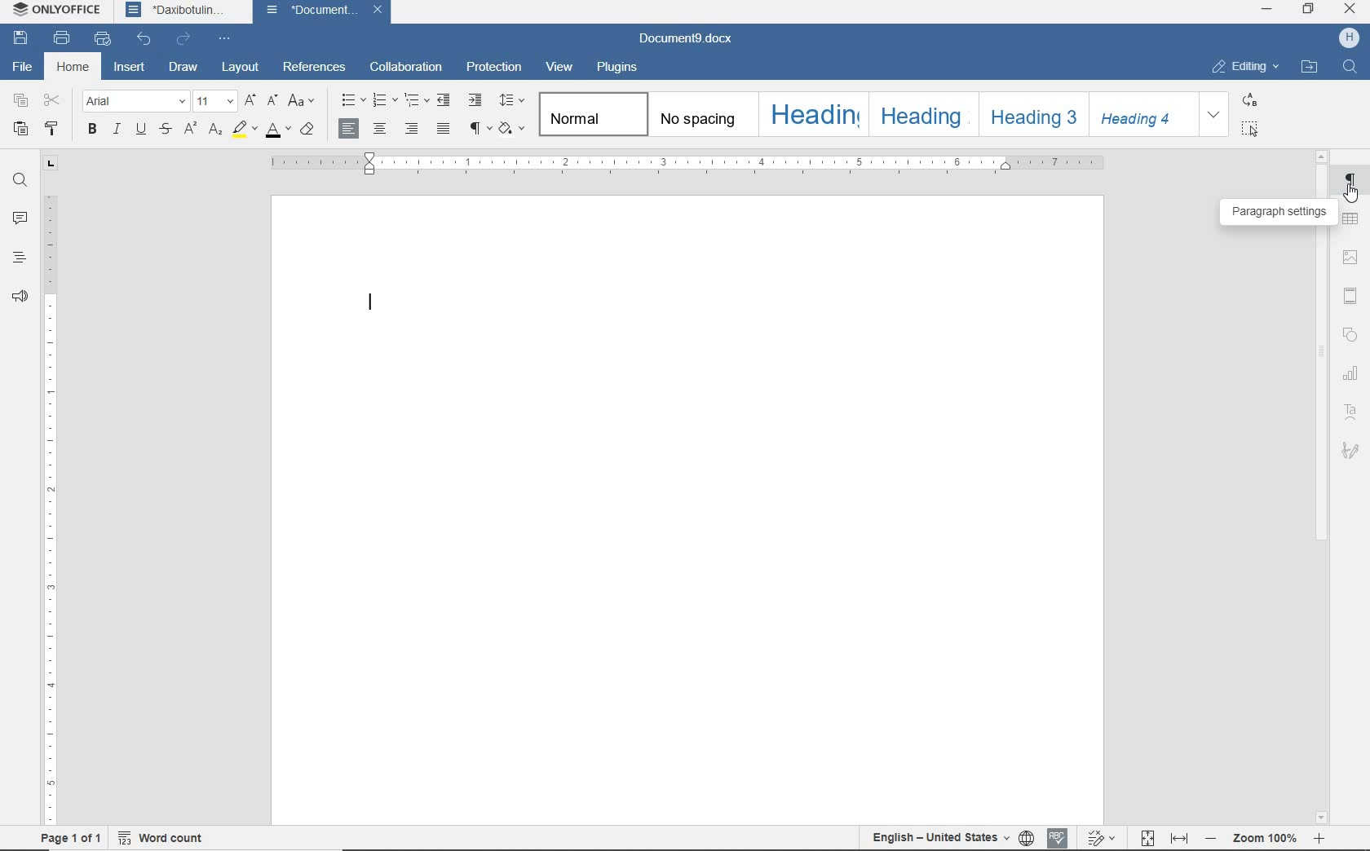  Describe the element at coordinates (407, 68) in the screenshot. I see `collaboration` at that location.